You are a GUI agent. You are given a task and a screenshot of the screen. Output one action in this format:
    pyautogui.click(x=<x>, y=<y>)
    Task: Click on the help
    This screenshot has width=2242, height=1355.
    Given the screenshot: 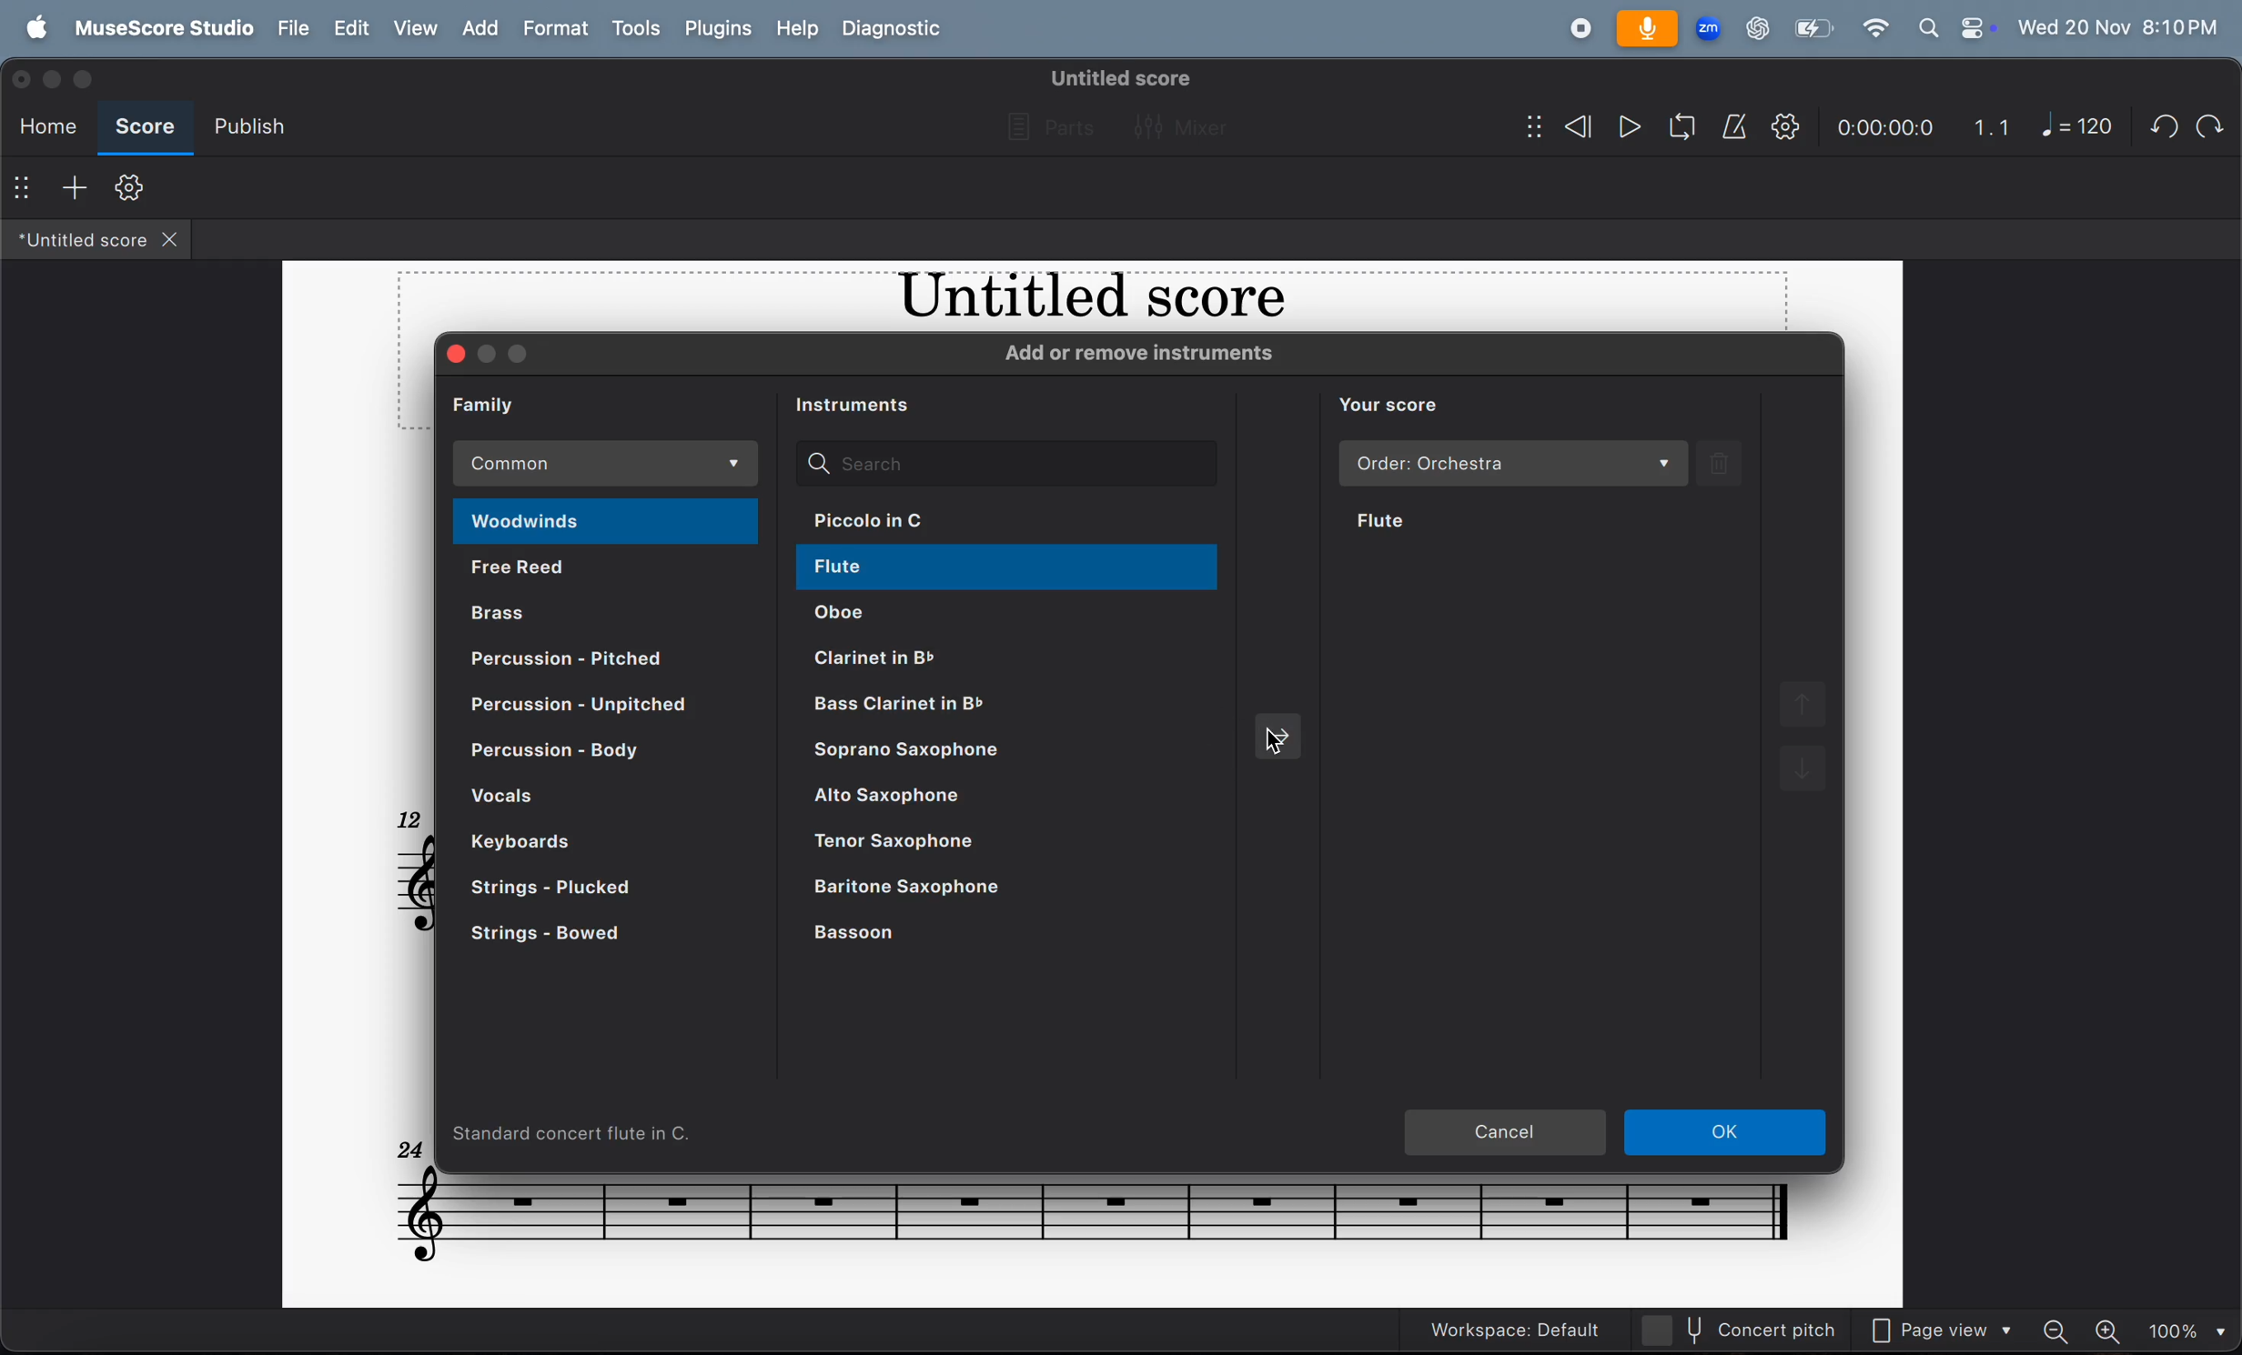 What is the action you would take?
    pyautogui.click(x=802, y=28)
    